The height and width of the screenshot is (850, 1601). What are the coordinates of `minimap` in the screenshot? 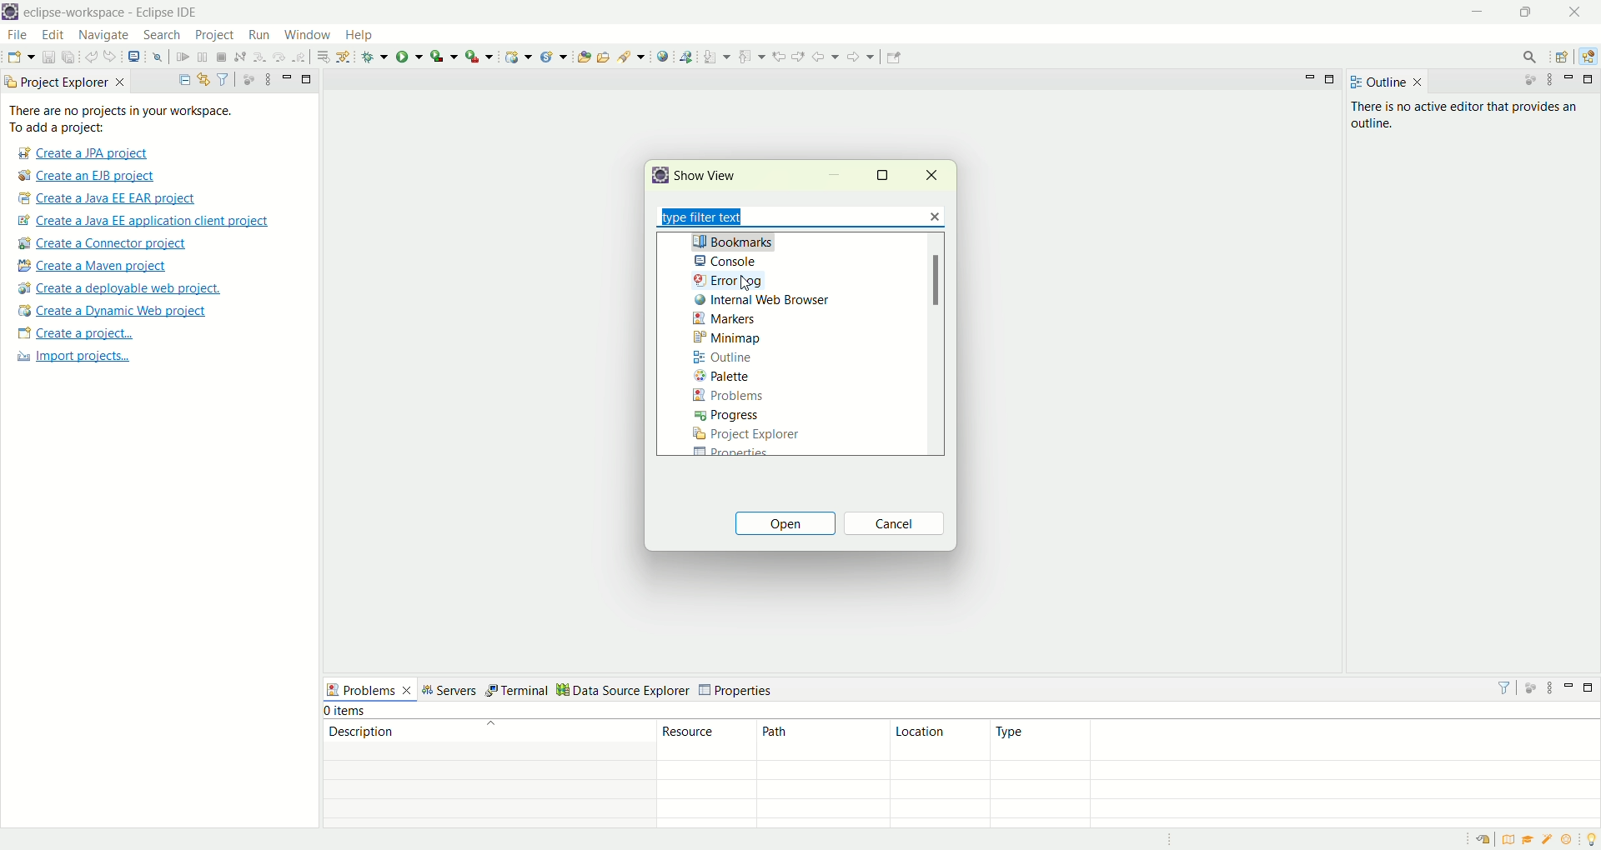 It's located at (730, 339).